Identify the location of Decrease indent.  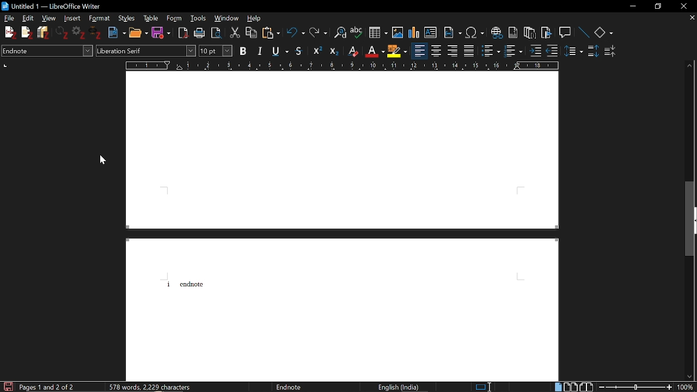
(552, 52).